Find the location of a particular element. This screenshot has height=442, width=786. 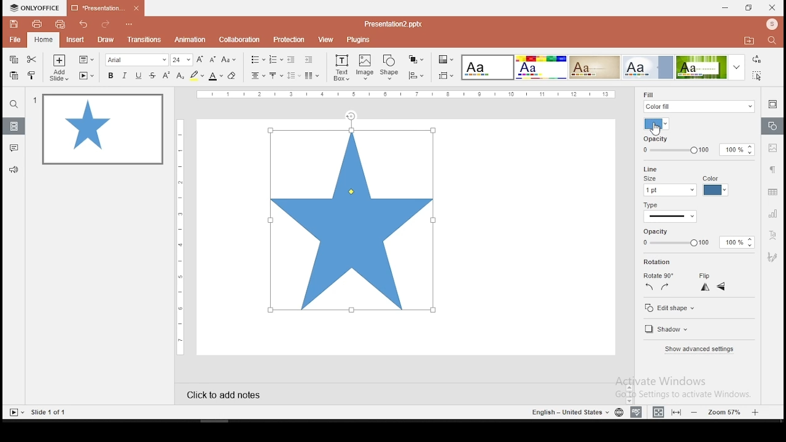

line color is located at coordinates (717, 184).